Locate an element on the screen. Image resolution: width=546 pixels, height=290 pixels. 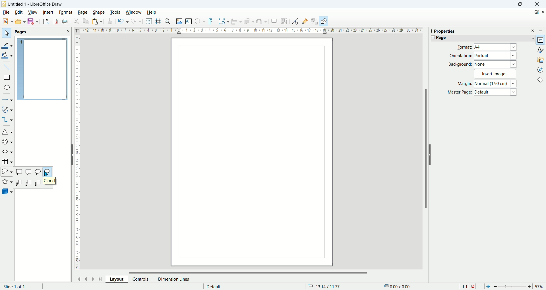
Round callout is located at coordinates (37, 172).